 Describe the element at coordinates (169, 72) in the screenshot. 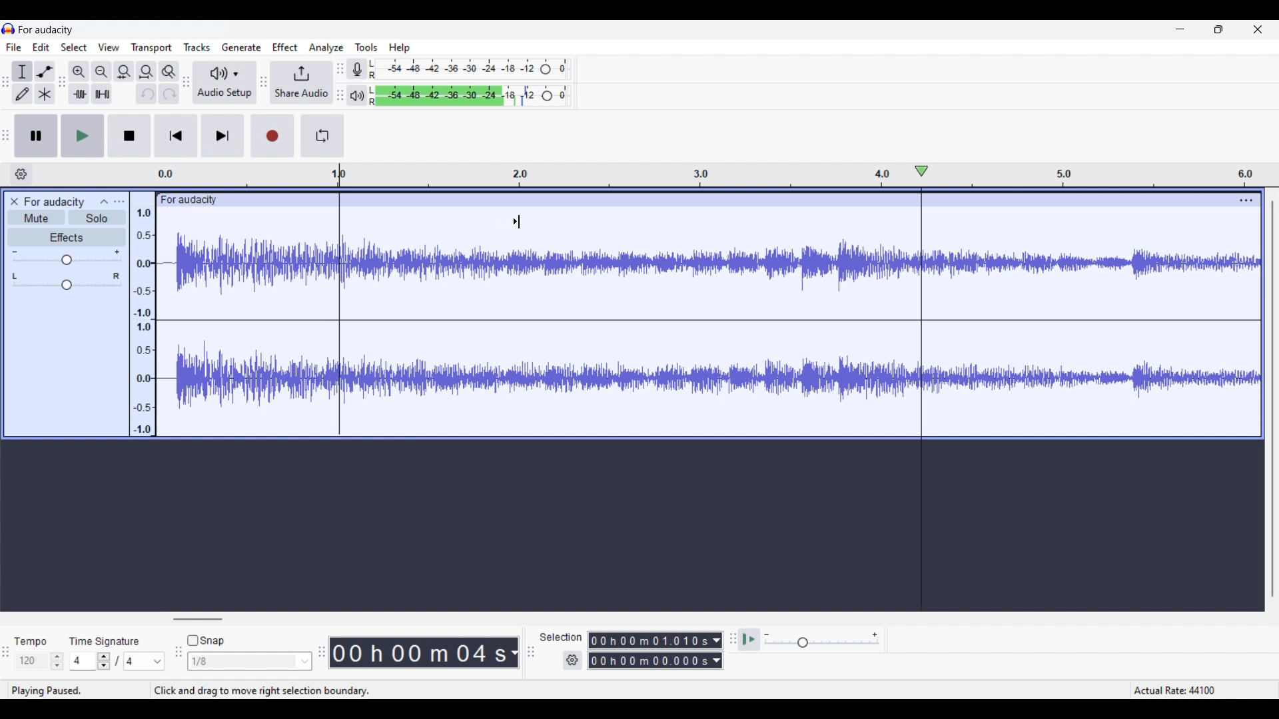

I see `Zoom toggle` at that location.